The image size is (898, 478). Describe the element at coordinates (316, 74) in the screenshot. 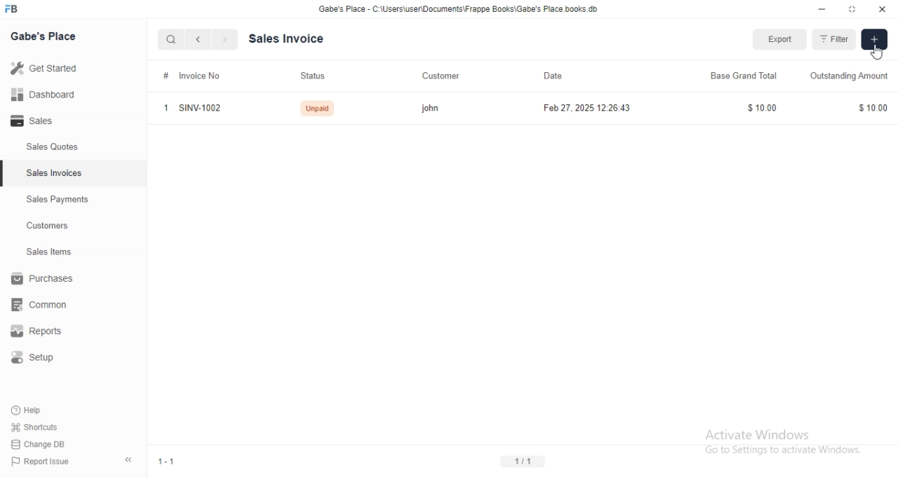

I see `Status` at that location.